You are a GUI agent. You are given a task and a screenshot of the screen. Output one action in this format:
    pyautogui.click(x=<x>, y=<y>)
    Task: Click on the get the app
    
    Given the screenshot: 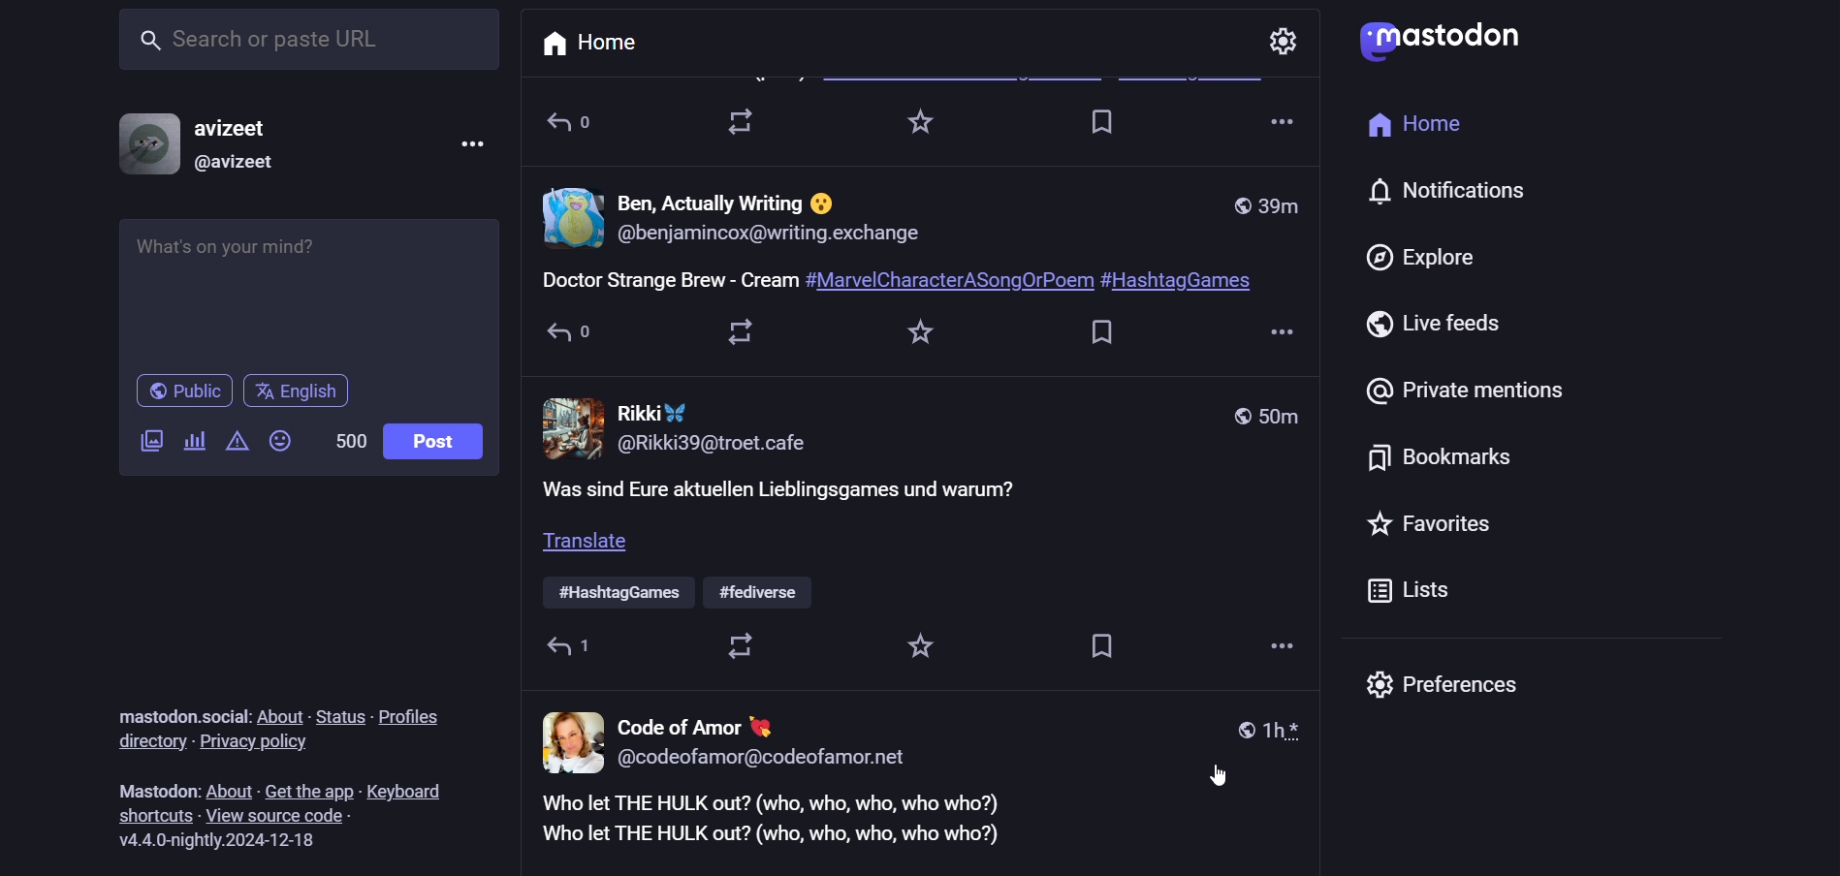 What is the action you would take?
    pyautogui.click(x=309, y=787)
    